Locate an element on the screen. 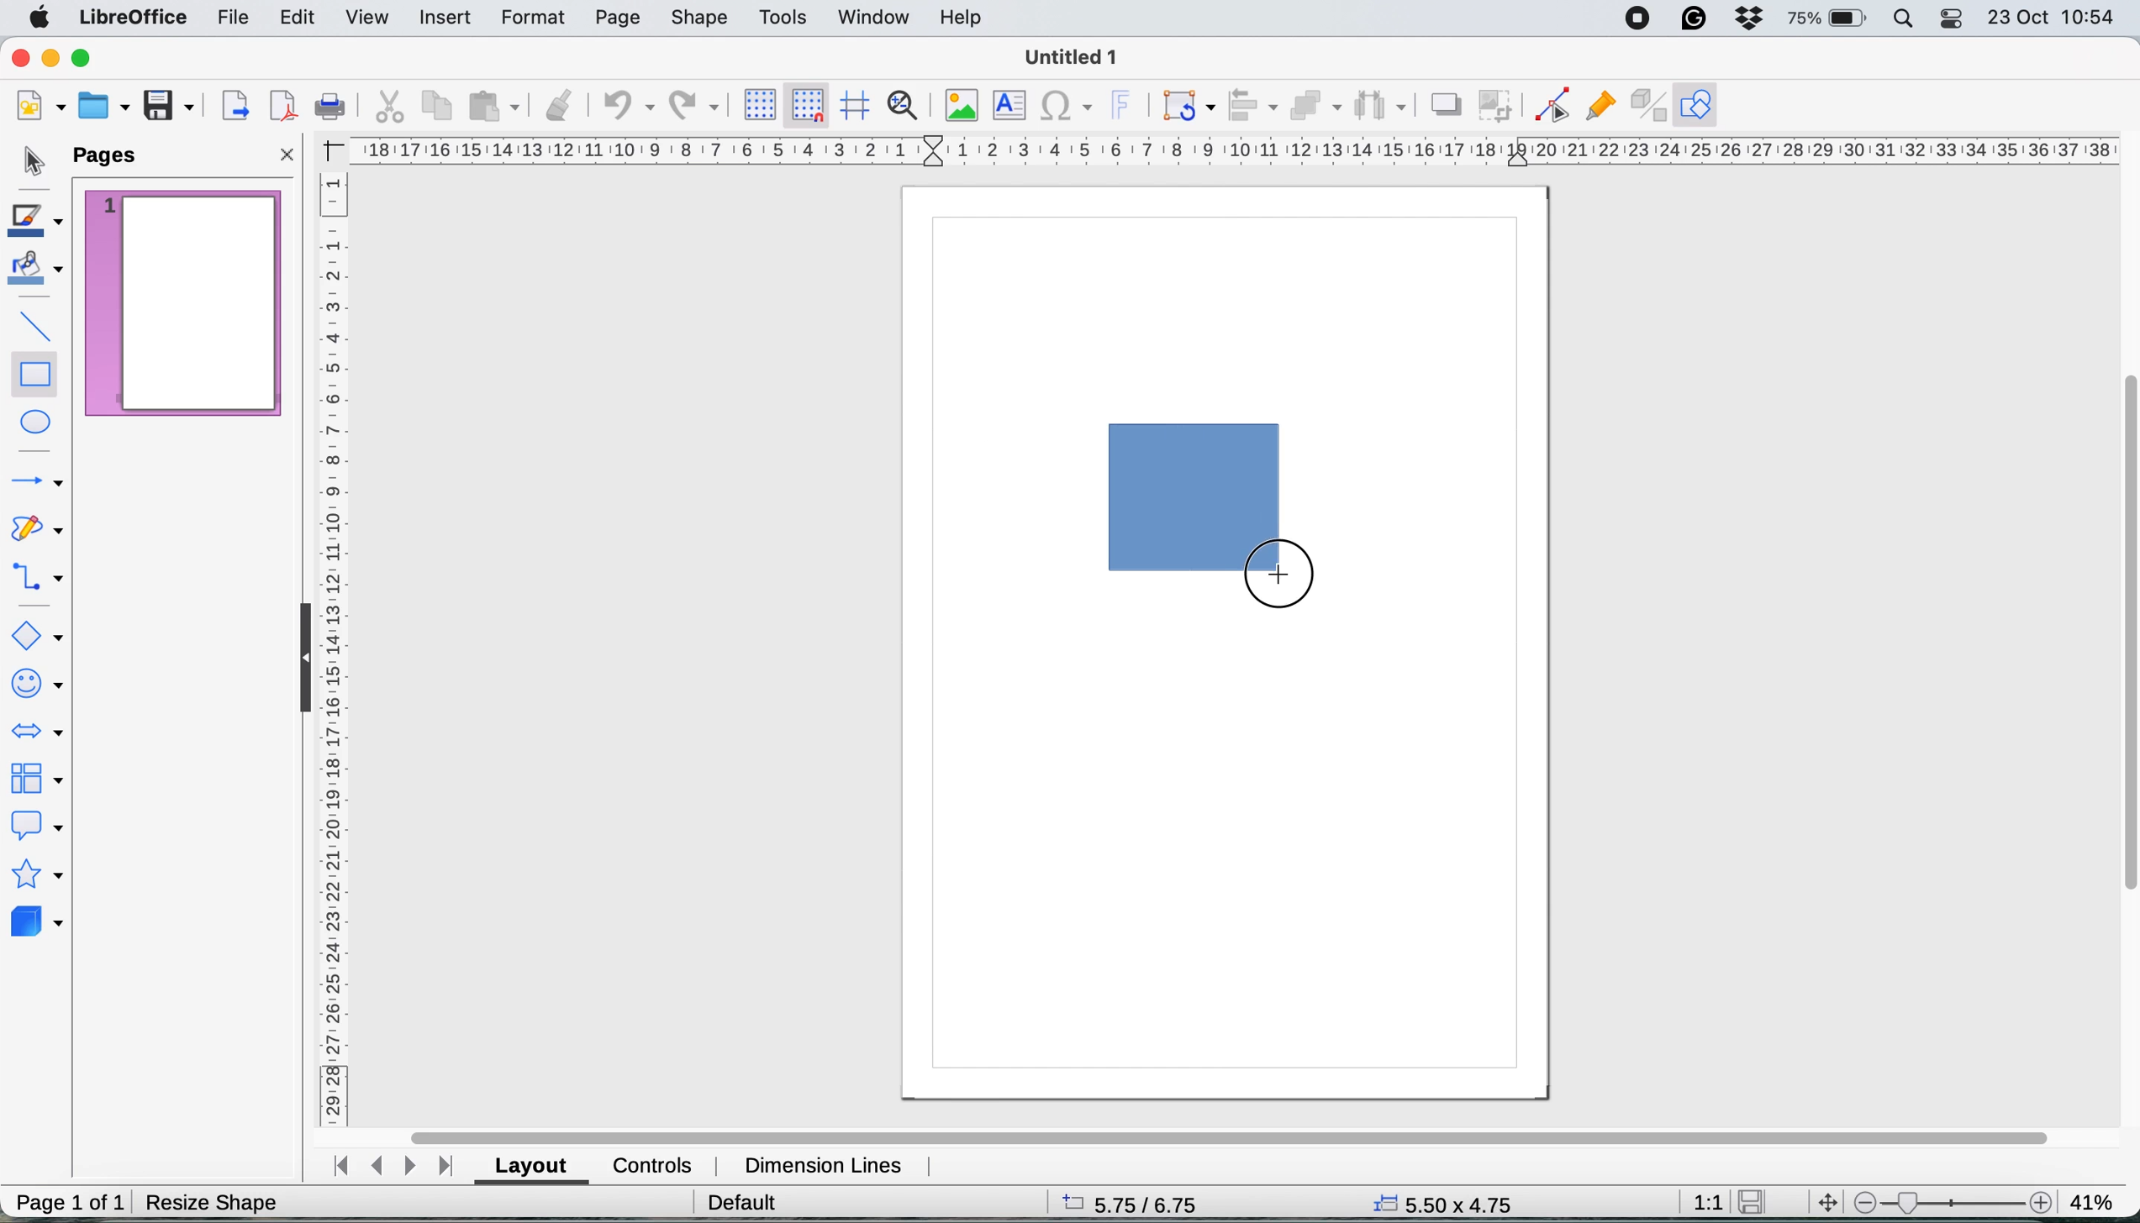  move is located at coordinates (1829, 1202).